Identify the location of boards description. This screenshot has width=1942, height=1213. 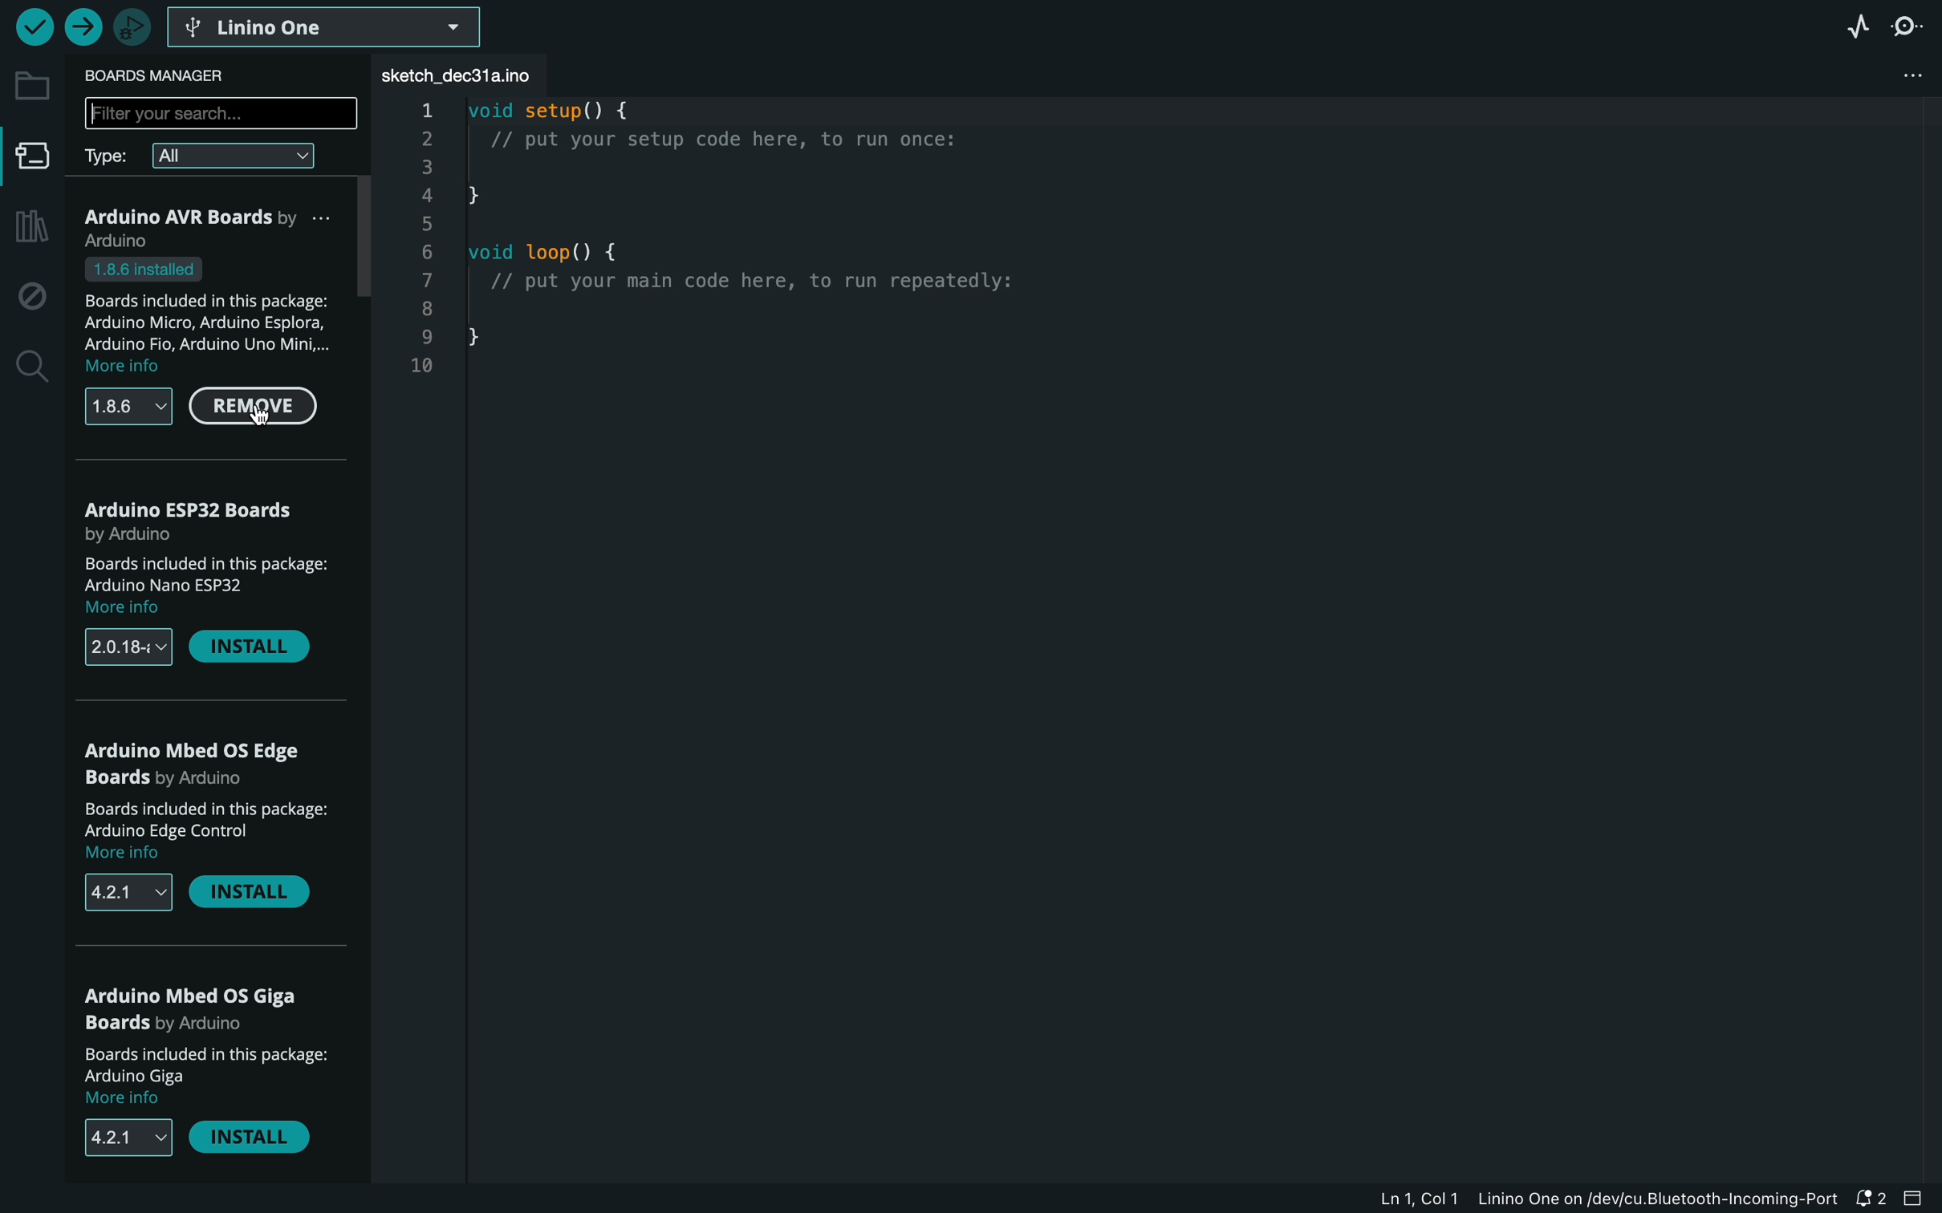
(207, 306).